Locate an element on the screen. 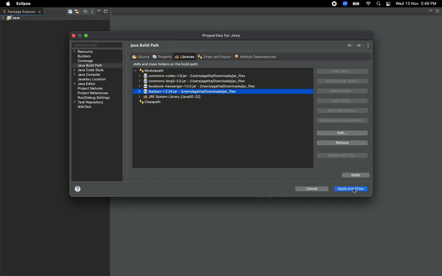 This screenshot has height=276, width=442. Libraries is located at coordinates (184, 57).